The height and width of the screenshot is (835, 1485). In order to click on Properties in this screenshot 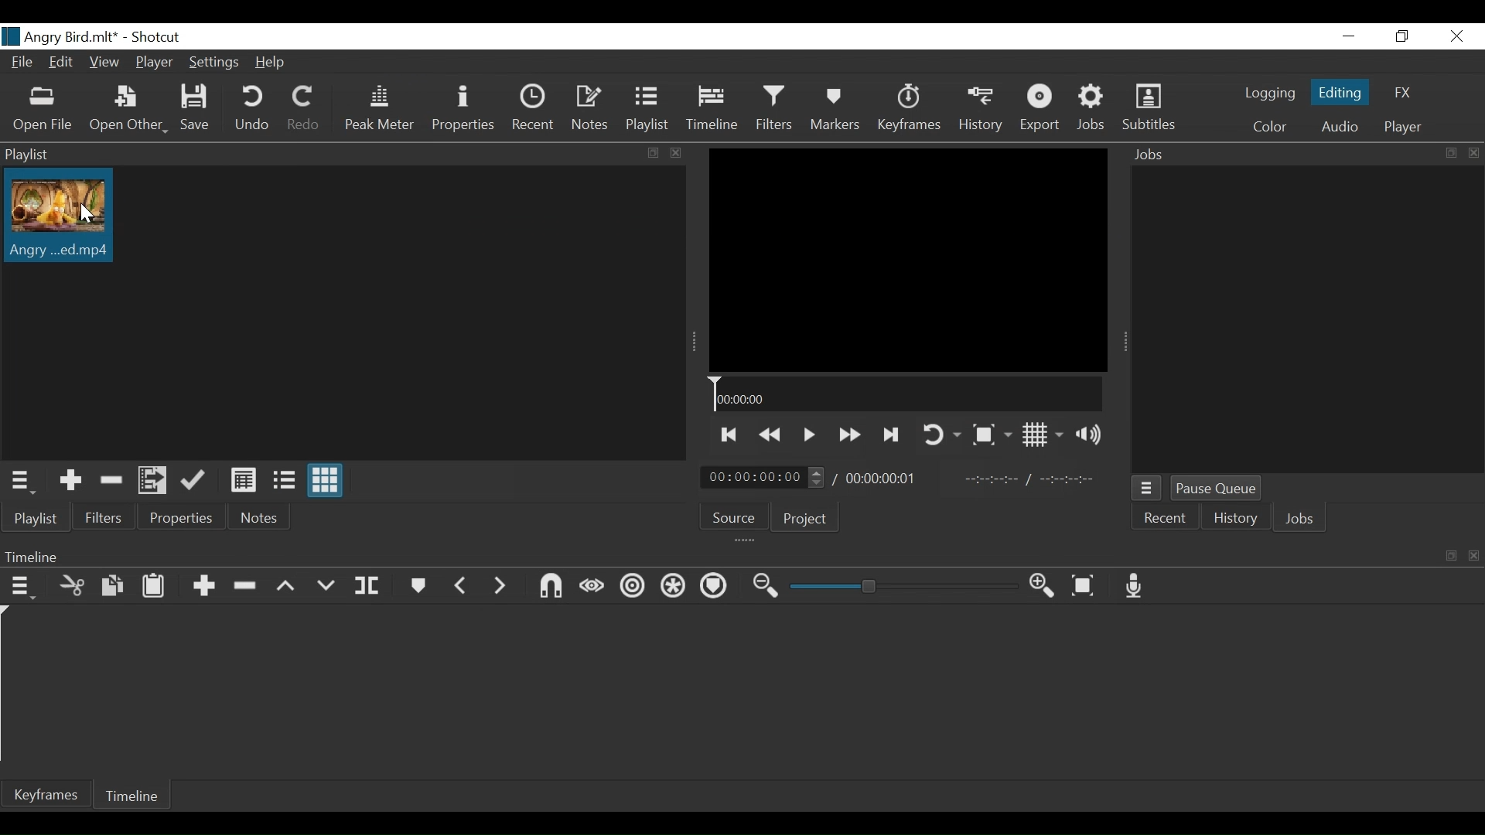, I will do `click(183, 514)`.